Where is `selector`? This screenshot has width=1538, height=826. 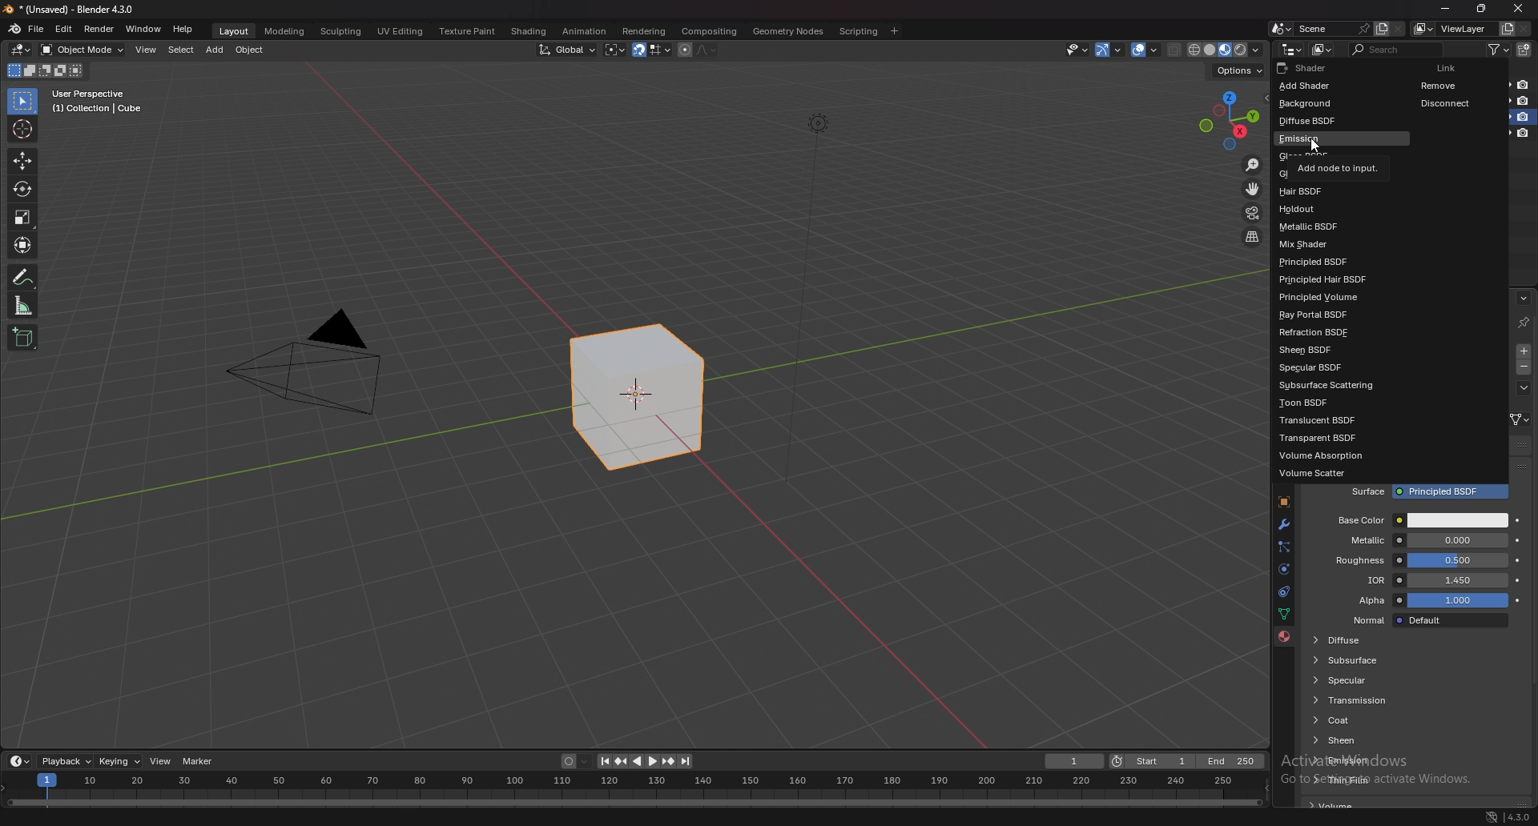
selector is located at coordinates (22, 102).